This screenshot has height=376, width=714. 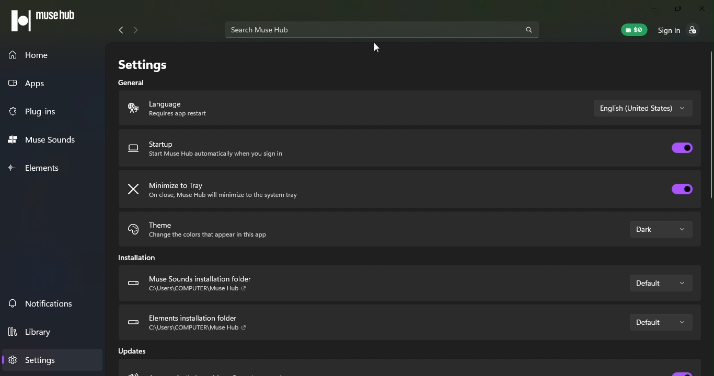 I want to click on language, so click(x=197, y=109).